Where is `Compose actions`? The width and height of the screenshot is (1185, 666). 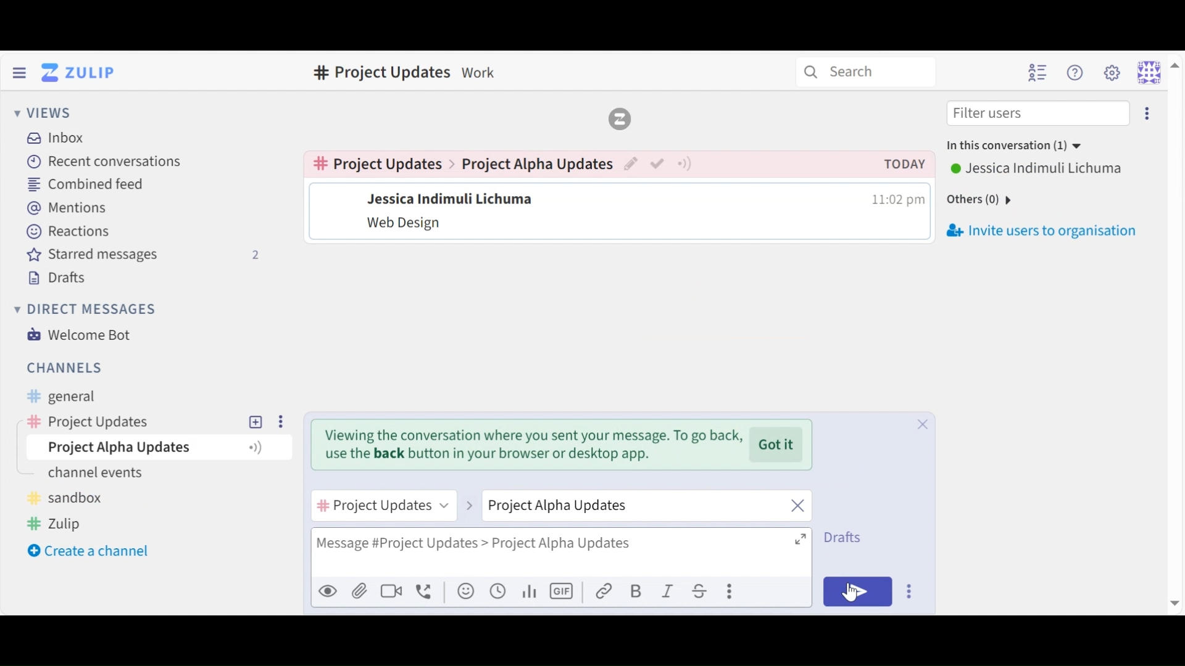
Compose actions is located at coordinates (731, 591).